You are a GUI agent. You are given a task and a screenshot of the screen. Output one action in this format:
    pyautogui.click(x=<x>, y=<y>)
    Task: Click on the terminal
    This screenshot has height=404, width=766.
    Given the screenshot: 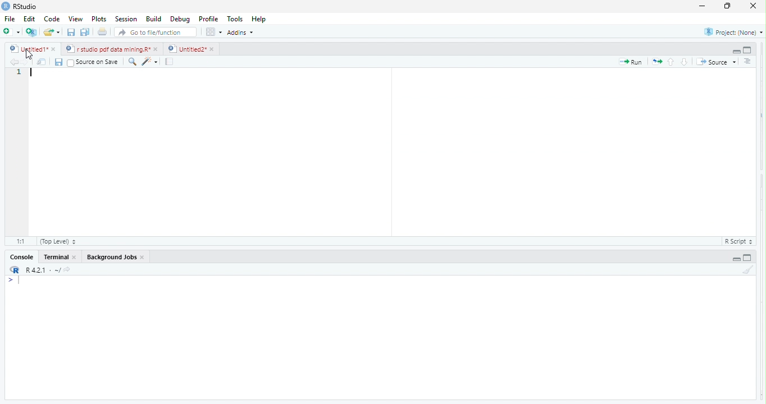 What is the action you would take?
    pyautogui.click(x=57, y=257)
    